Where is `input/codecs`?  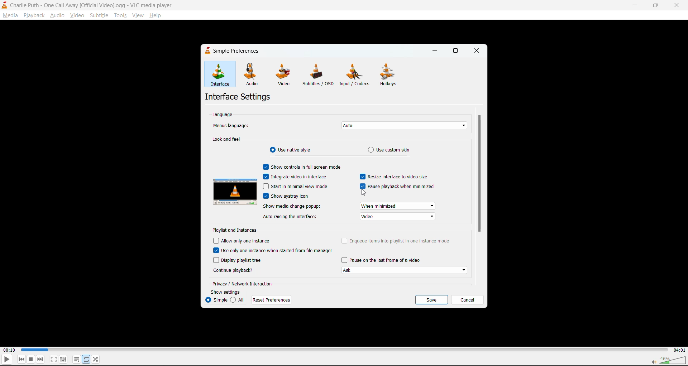 input/codecs is located at coordinates (355, 76).